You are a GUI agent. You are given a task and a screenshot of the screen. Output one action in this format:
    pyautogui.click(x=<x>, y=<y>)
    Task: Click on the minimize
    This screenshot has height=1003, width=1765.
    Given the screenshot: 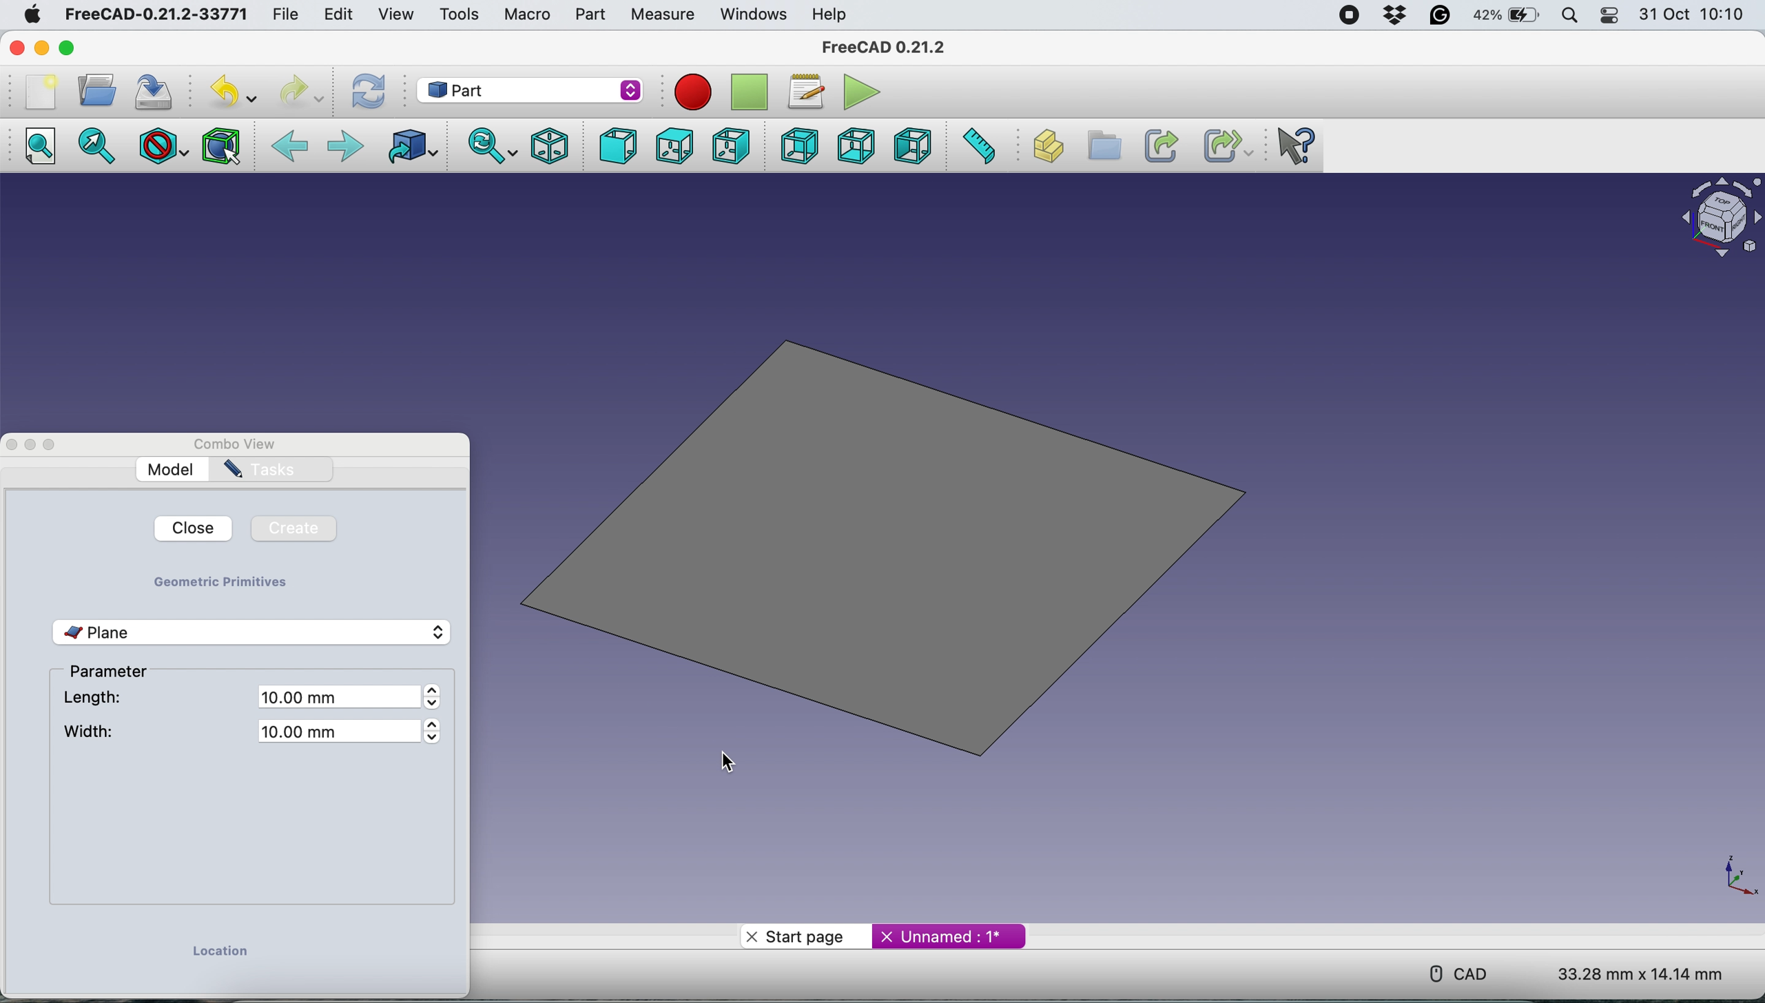 What is the action you would take?
    pyautogui.click(x=41, y=48)
    